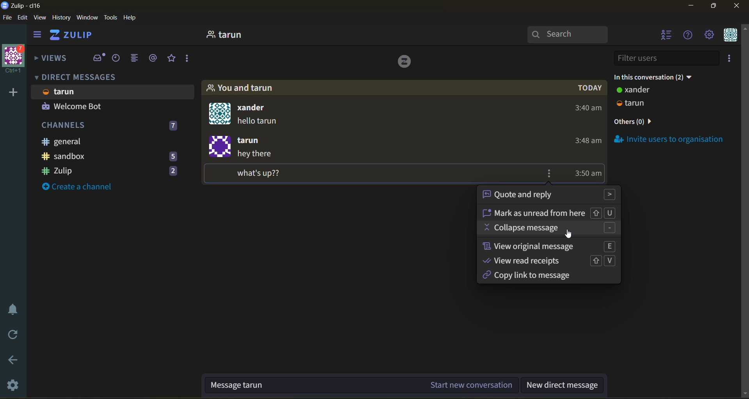 This screenshot has height=399, width=749. I want to click on sandbox, so click(116, 157).